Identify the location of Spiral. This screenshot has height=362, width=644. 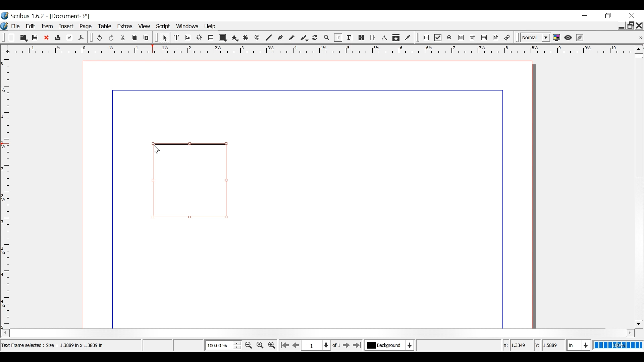
(257, 38).